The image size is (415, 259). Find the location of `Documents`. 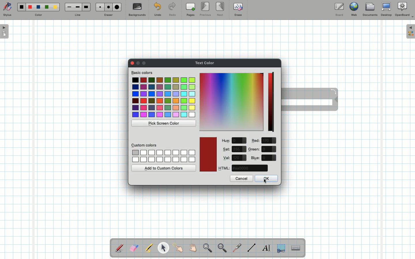

Documents is located at coordinates (370, 10).